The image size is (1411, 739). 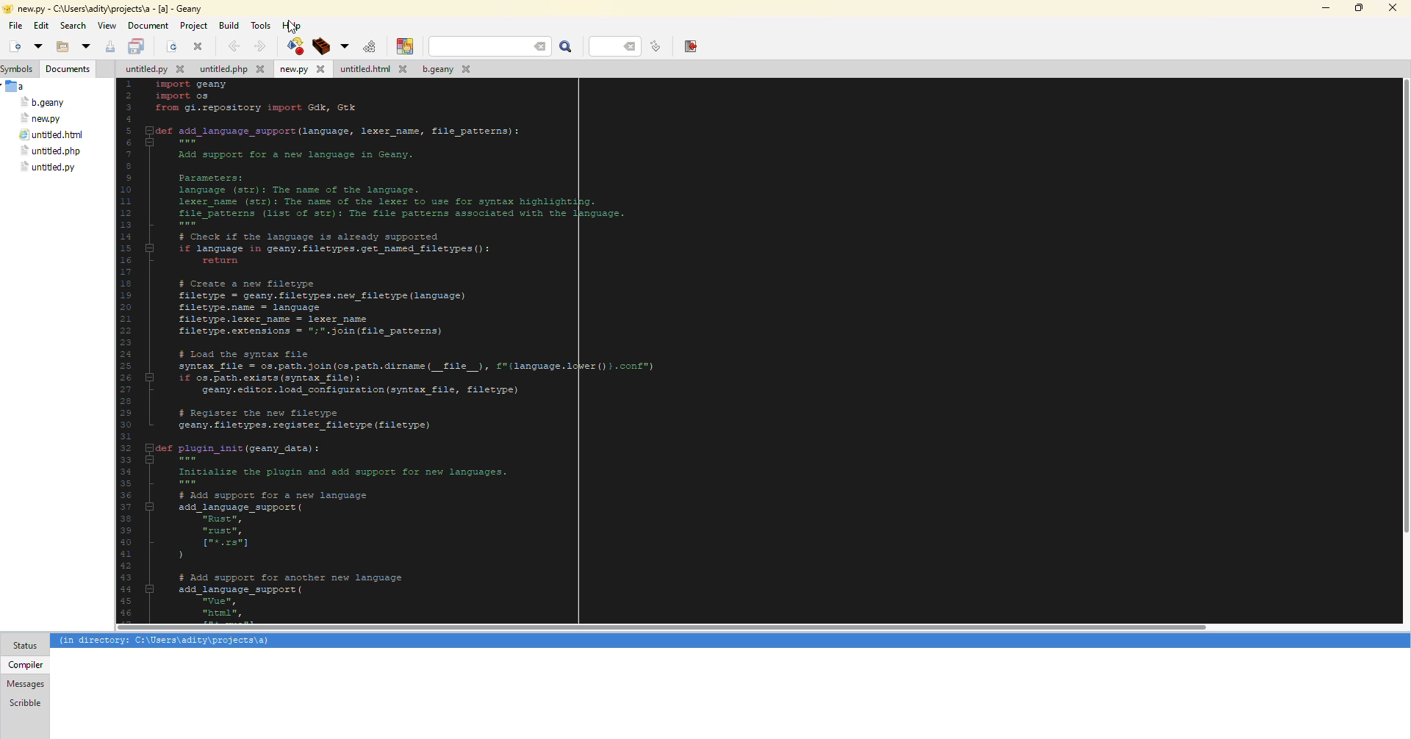 I want to click on file, so click(x=42, y=118).